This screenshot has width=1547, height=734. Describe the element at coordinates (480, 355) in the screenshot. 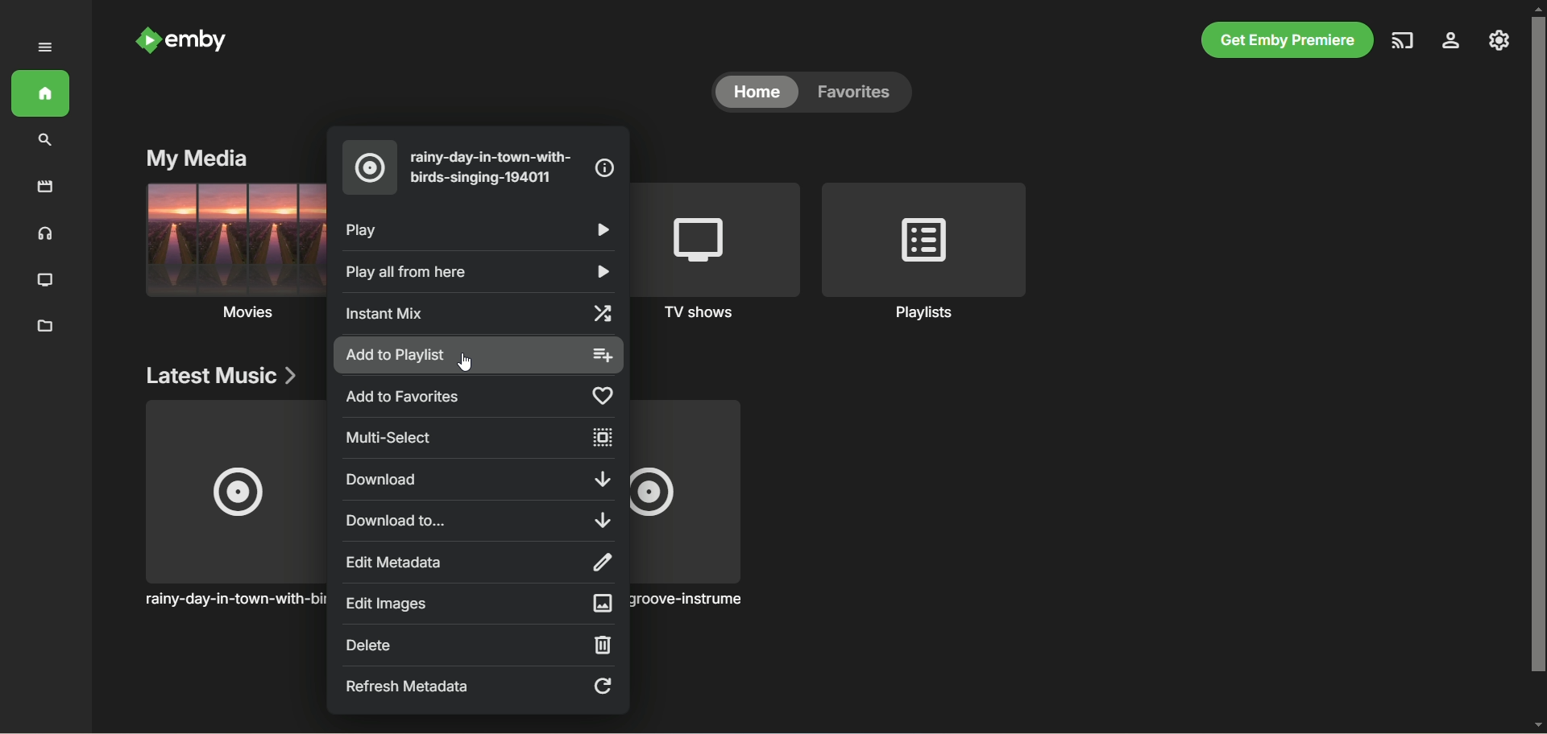

I see `add to playlist` at that location.